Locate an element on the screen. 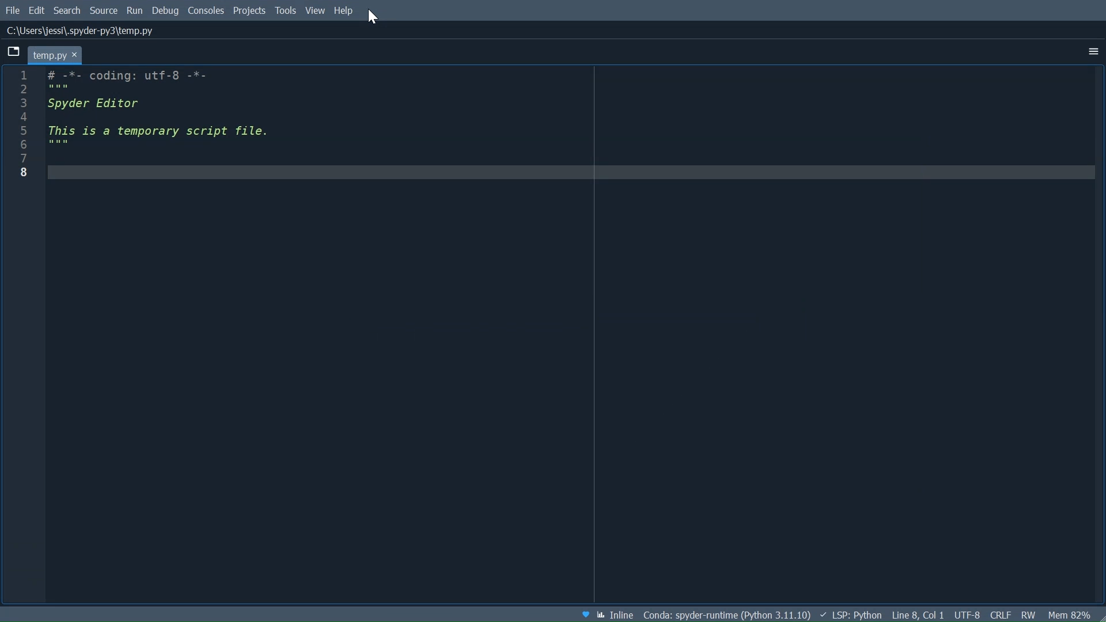  Help is located at coordinates (347, 10).